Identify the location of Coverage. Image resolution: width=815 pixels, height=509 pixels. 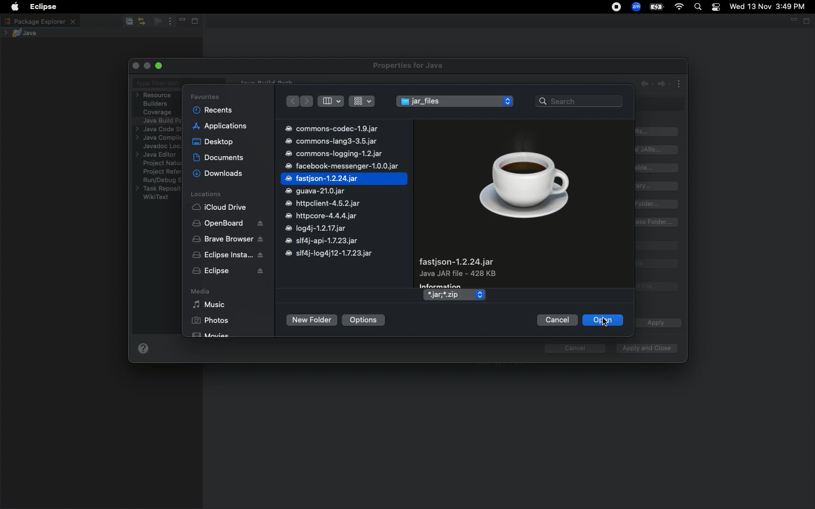
(158, 113).